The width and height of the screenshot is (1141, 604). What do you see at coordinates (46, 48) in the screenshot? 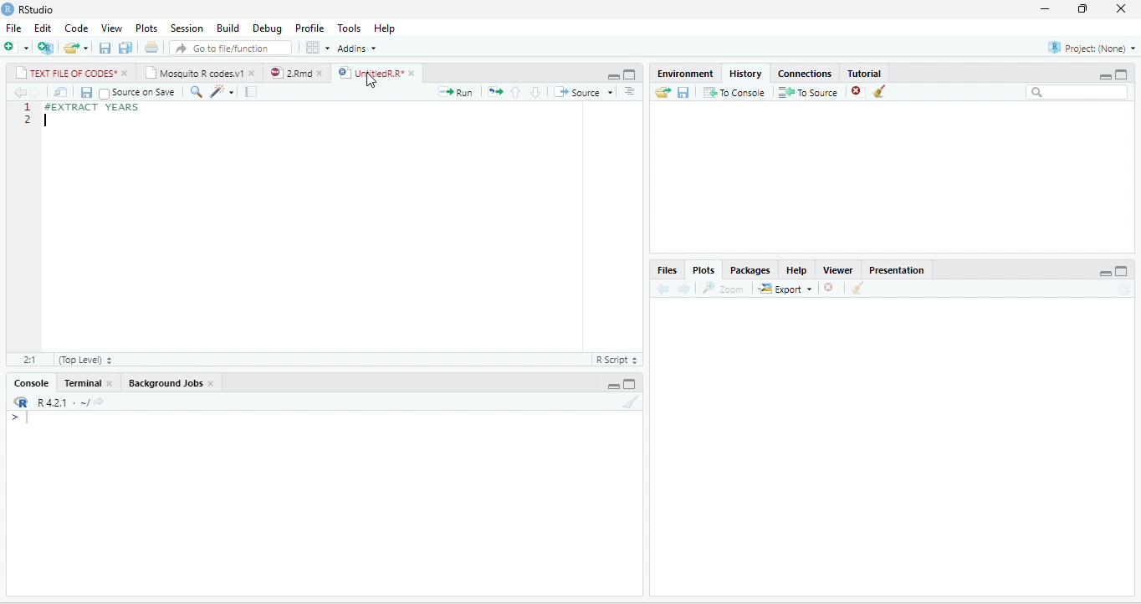
I see `new project` at bounding box center [46, 48].